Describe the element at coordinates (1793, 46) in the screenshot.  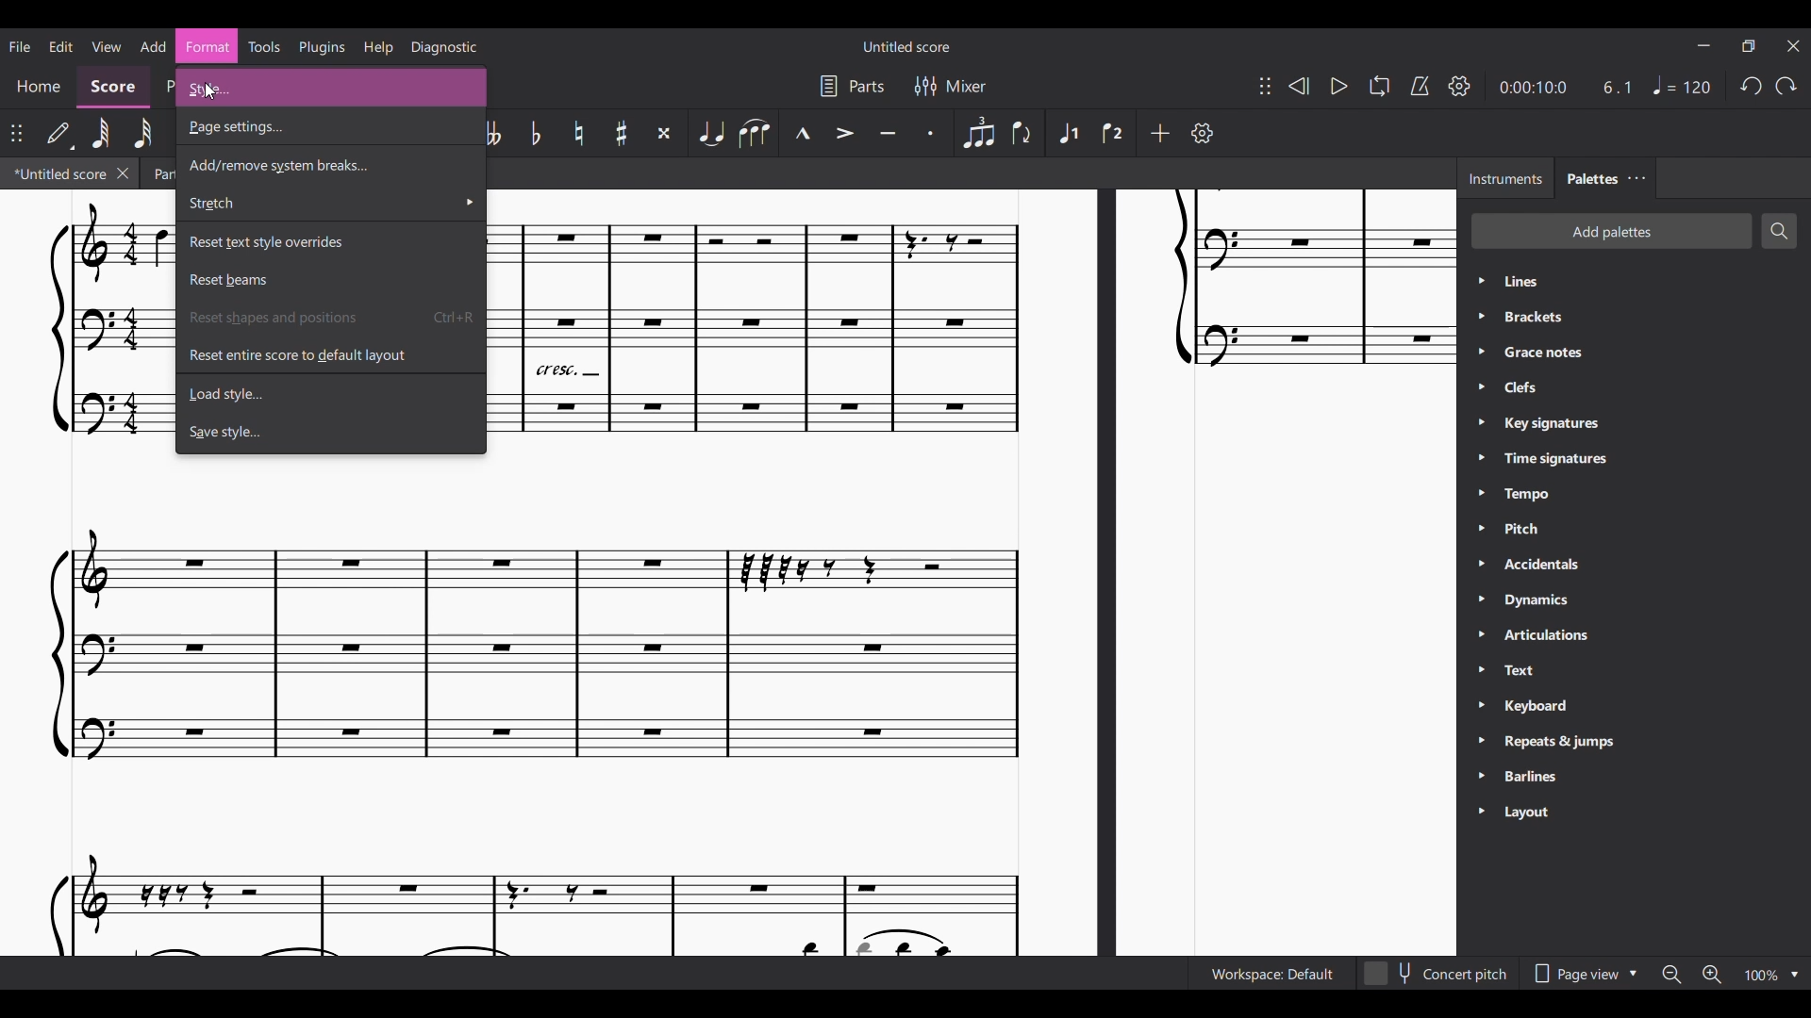
I see `Close interface` at that location.